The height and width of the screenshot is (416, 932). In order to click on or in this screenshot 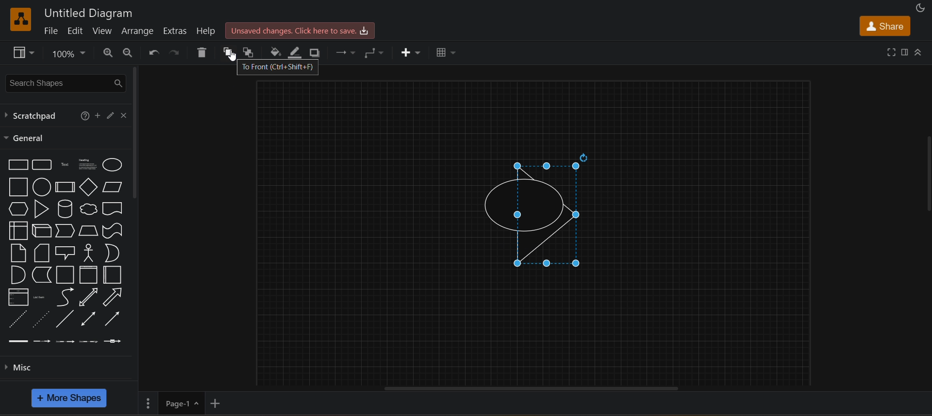, I will do `click(113, 253)`.